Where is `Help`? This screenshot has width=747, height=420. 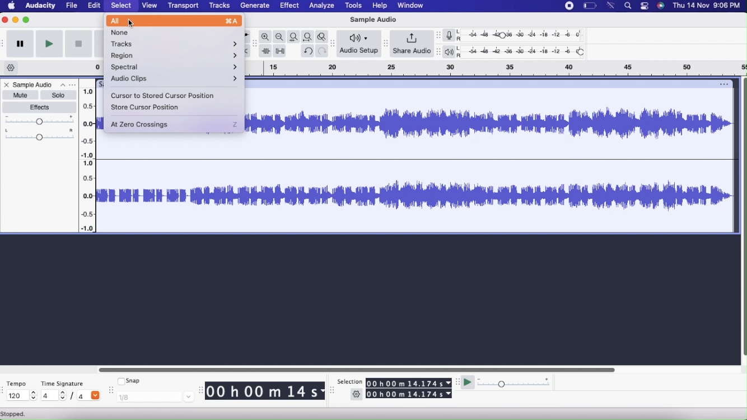 Help is located at coordinates (380, 6).